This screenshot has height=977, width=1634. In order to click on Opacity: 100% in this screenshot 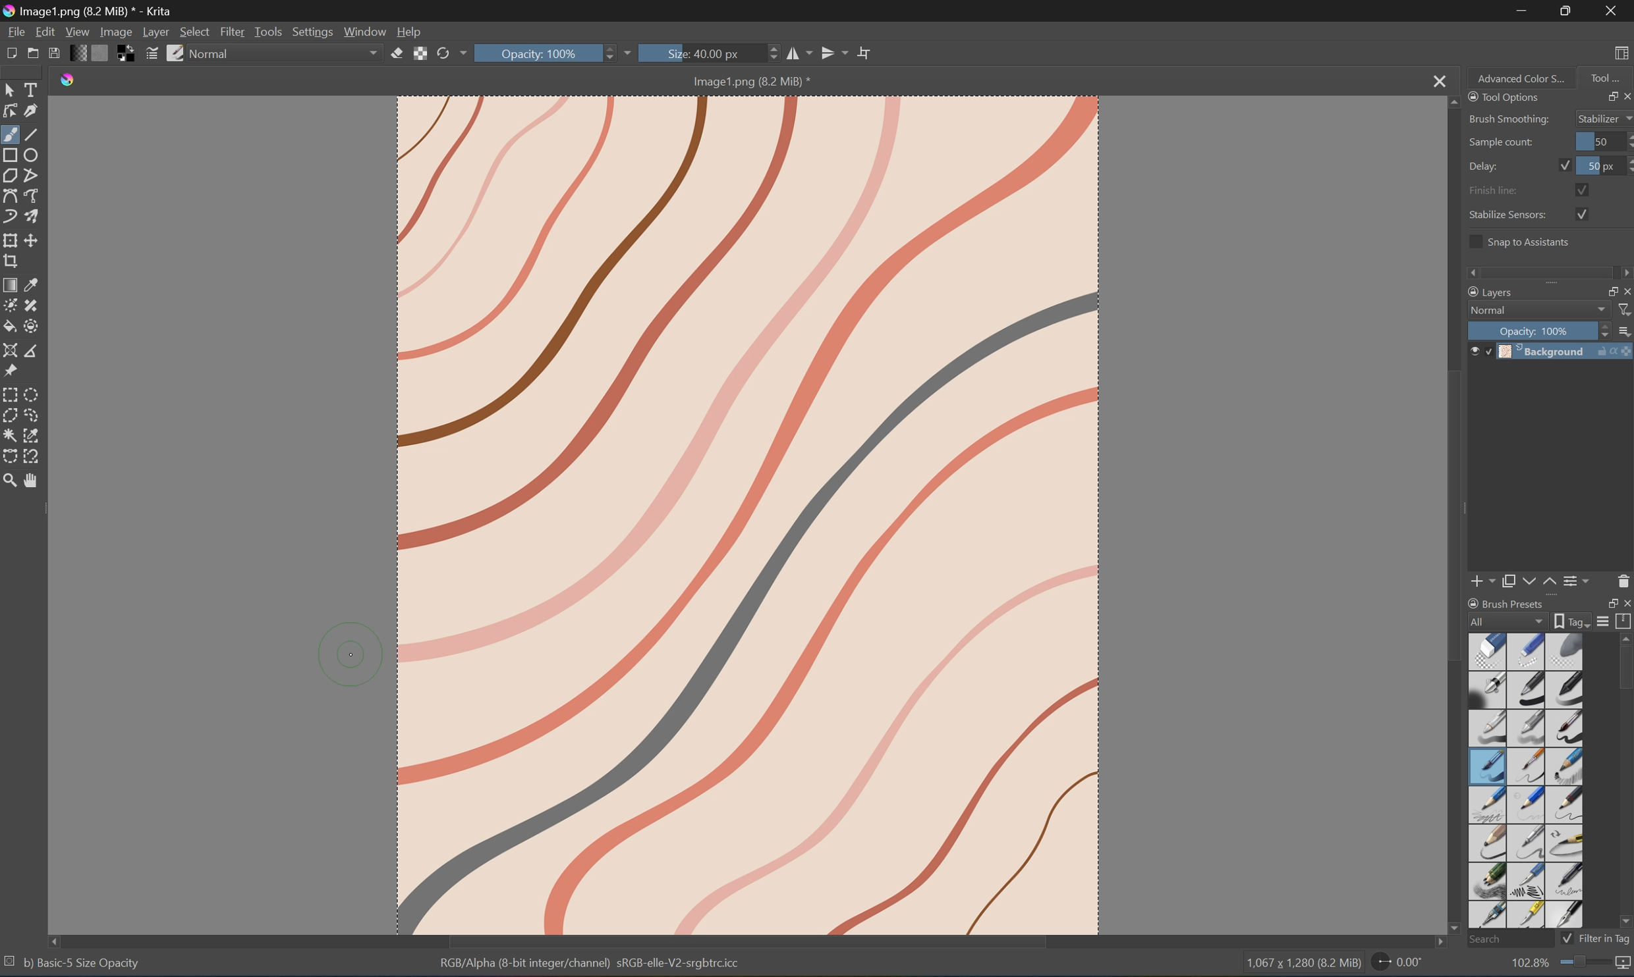, I will do `click(546, 53)`.